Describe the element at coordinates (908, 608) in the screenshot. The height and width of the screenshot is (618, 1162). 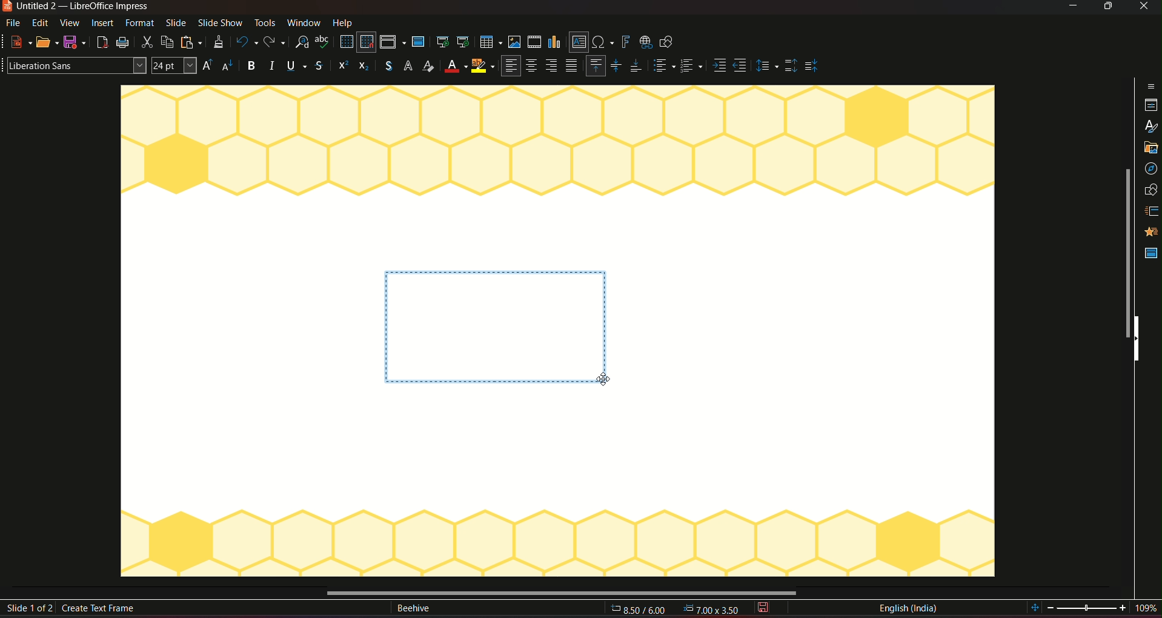
I see `language` at that location.